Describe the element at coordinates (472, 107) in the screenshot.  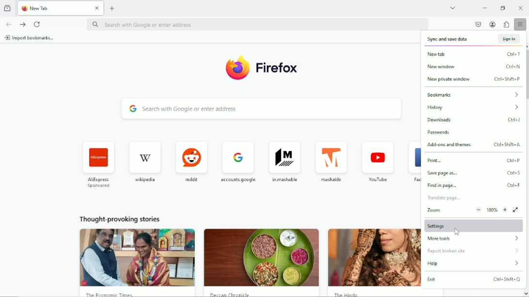
I see `history` at that location.